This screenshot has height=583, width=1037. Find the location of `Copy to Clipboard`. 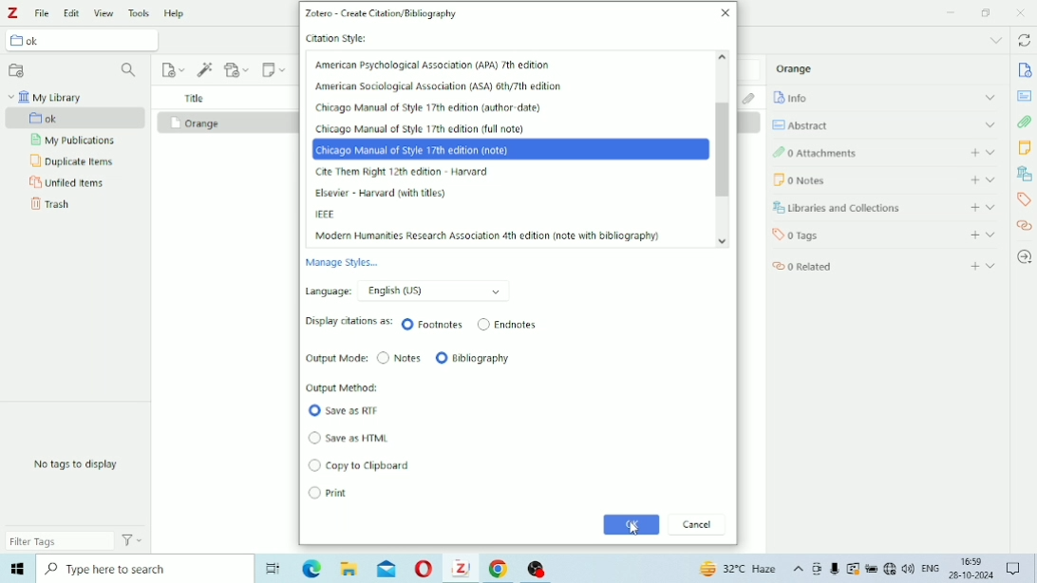

Copy to Clipboard is located at coordinates (361, 465).